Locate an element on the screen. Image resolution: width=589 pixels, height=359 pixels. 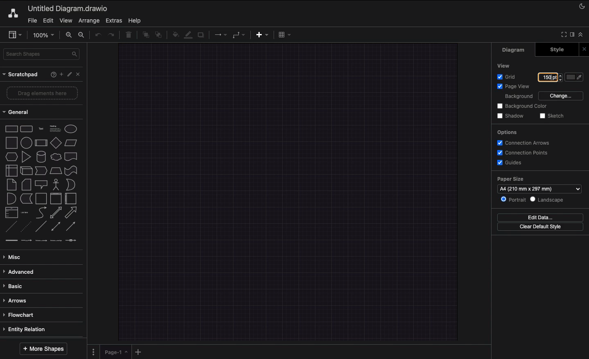
Misc is located at coordinates (15, 257).